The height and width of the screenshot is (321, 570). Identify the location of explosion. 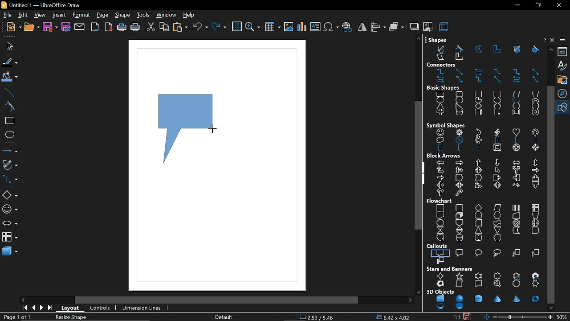
(441, 284).